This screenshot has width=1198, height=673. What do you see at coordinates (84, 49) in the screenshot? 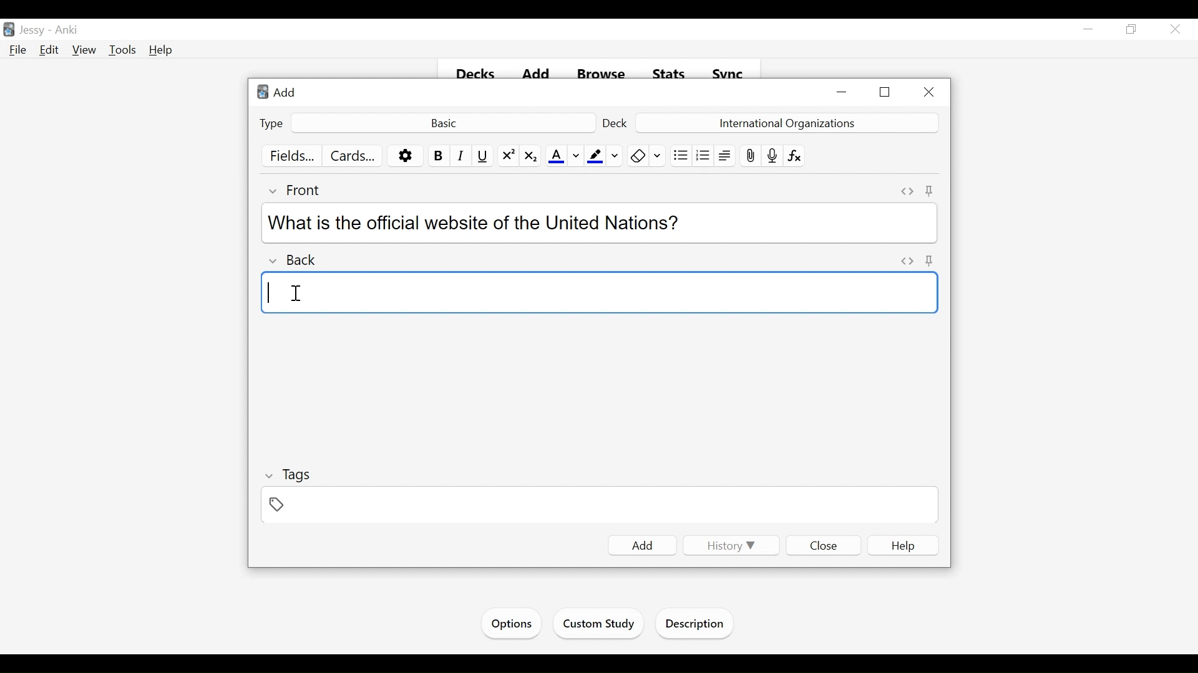
I see `View` at bounding box center [84, 49].